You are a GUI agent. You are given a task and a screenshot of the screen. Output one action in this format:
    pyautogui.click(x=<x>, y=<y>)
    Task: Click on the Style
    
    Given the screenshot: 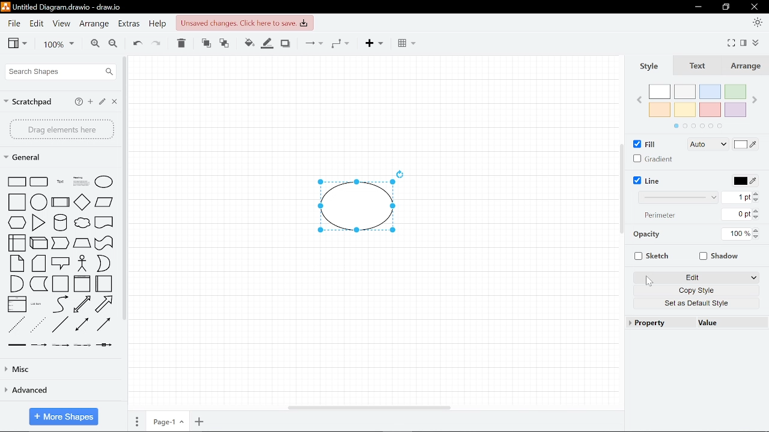 What is the action you would take?
    pyautogui.click(x=649, y=66)
    